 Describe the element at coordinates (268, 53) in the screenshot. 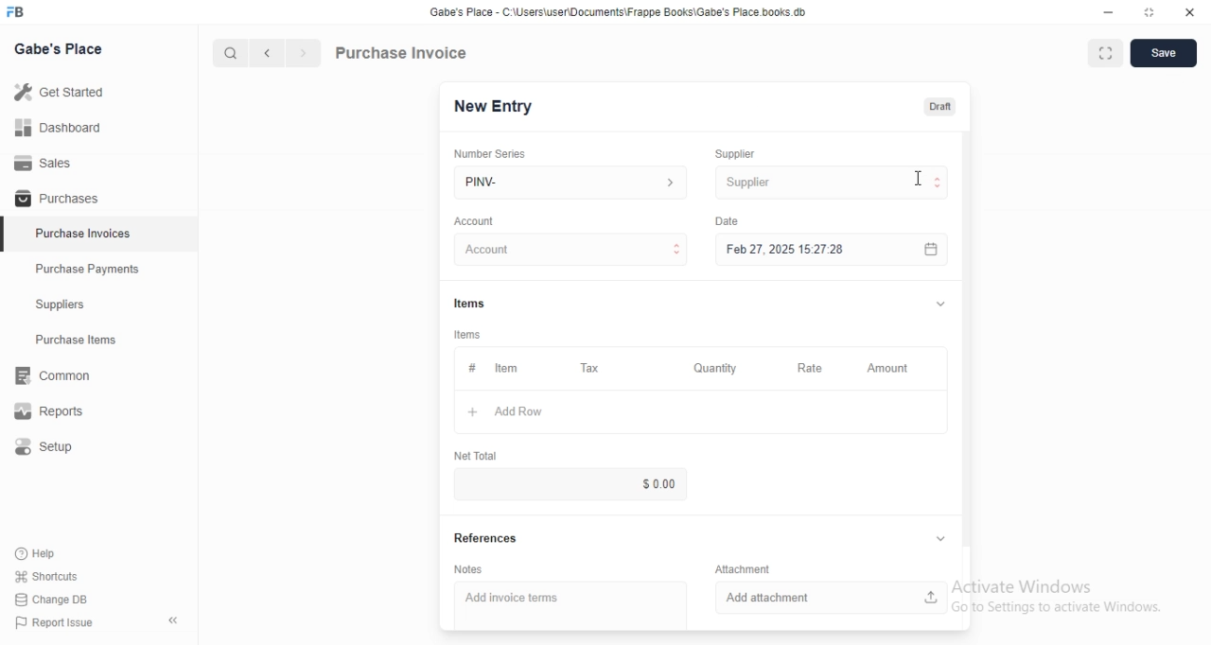

I see `Previous button` at that location.